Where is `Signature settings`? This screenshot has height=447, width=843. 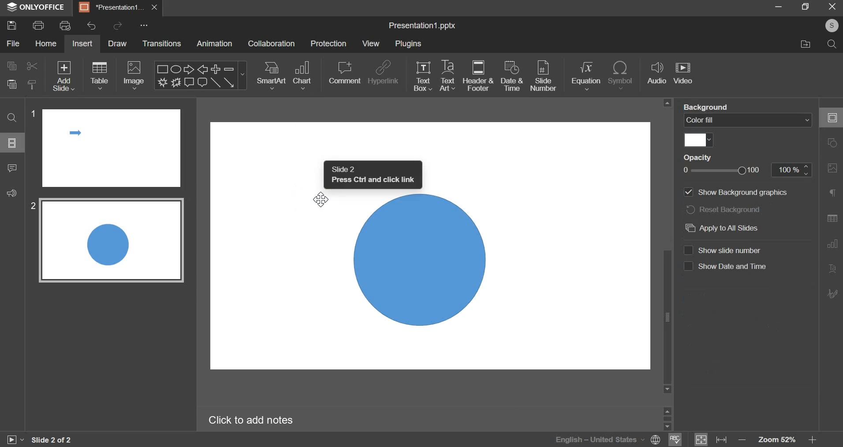
Signature settings is located at coordinates (834, 293).